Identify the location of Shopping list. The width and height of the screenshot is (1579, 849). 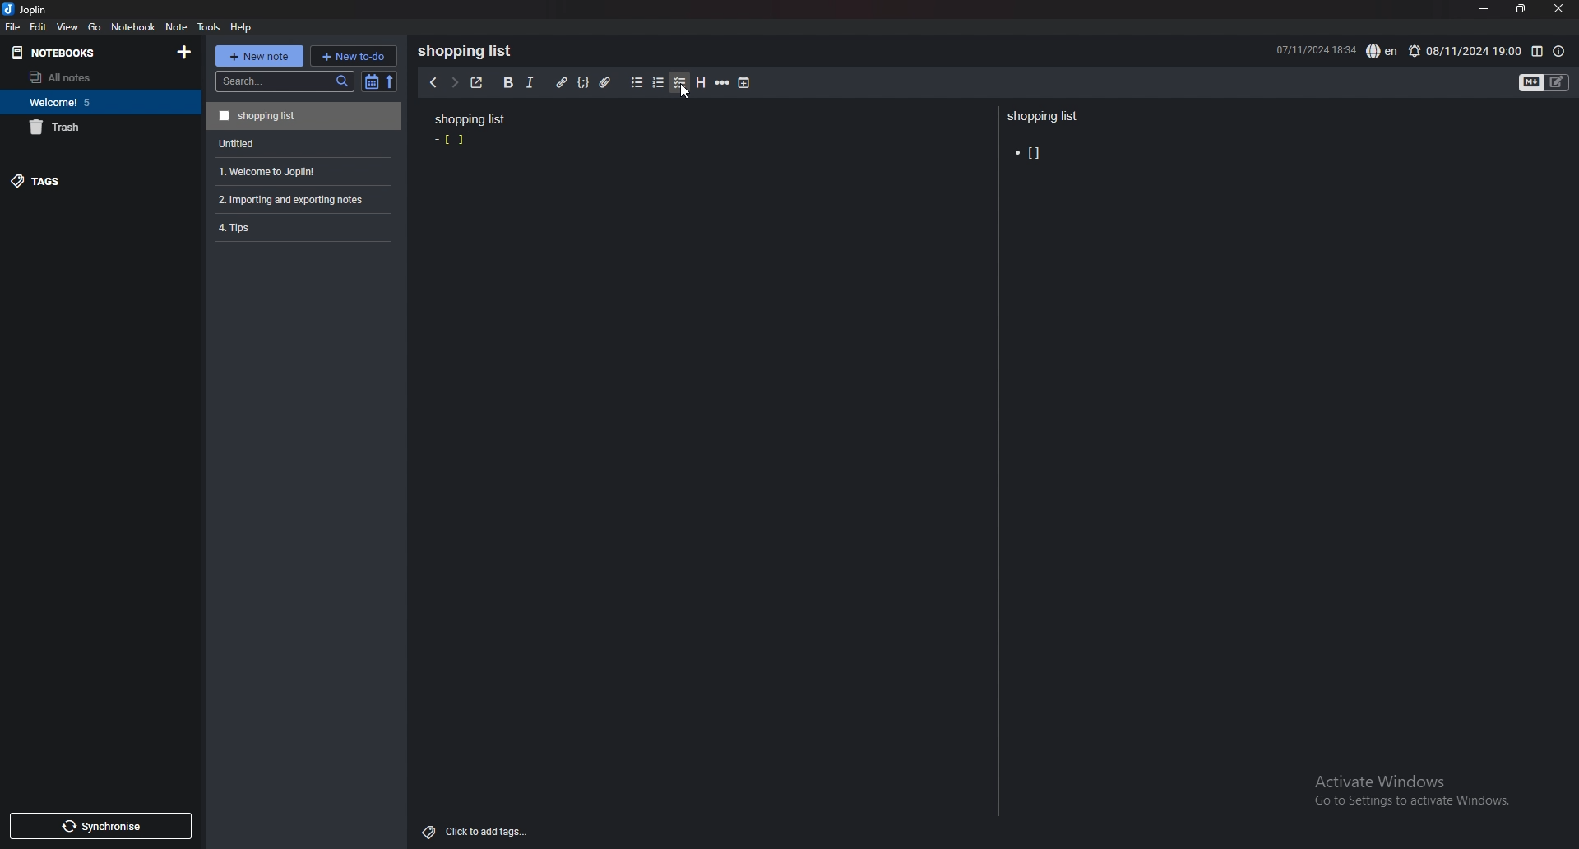
(1044, 117).